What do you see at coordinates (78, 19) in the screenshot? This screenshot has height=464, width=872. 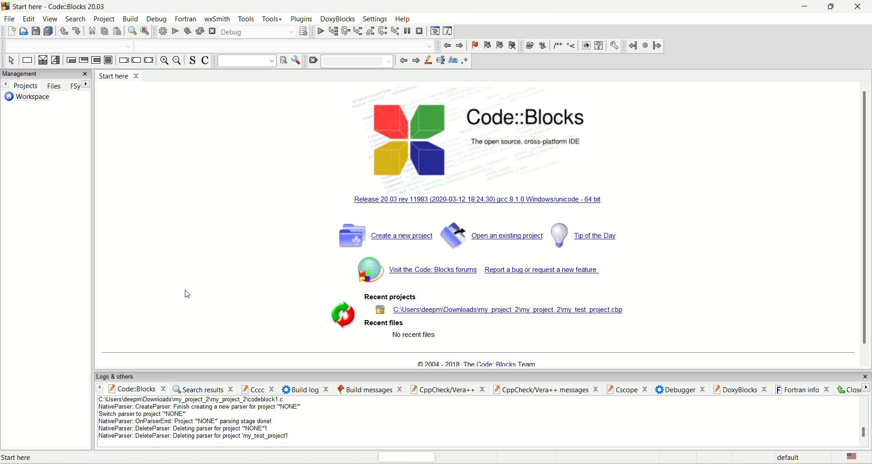 I see `search` at bounding box center [78, 19].